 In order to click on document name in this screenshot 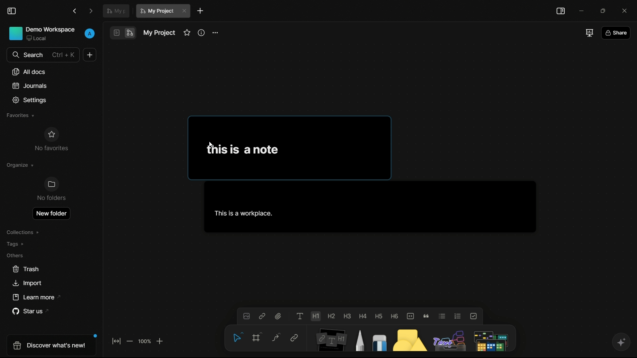, I will do `click(159, 33)`.